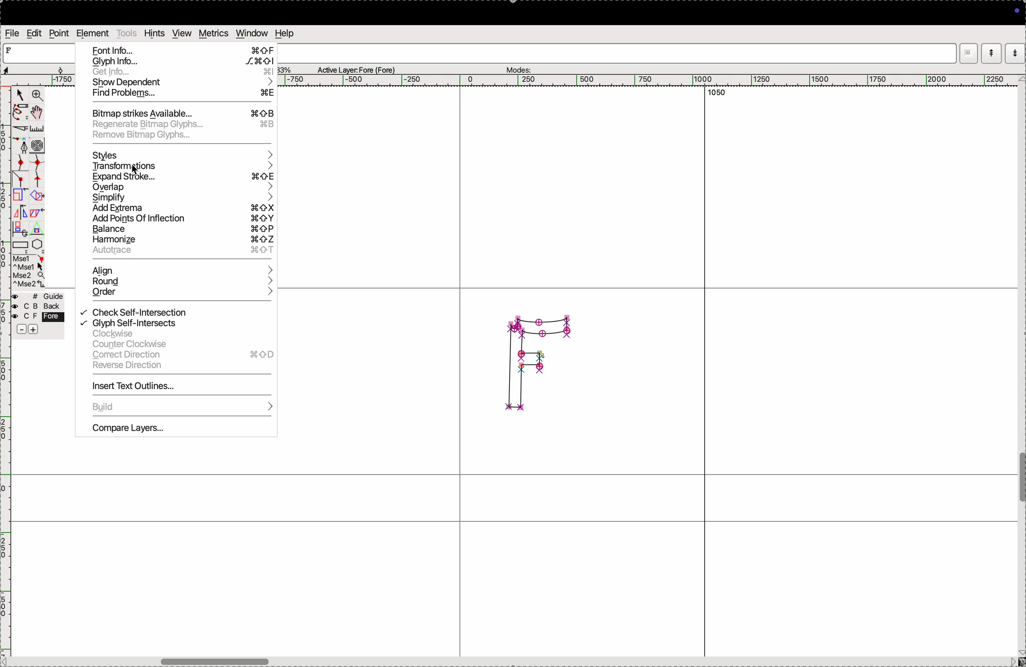 The image size is (1026, 667). What do you see at coordinates (20, 246) in the screenshot?
I see `rectangle` at bounding box center [20, 246].